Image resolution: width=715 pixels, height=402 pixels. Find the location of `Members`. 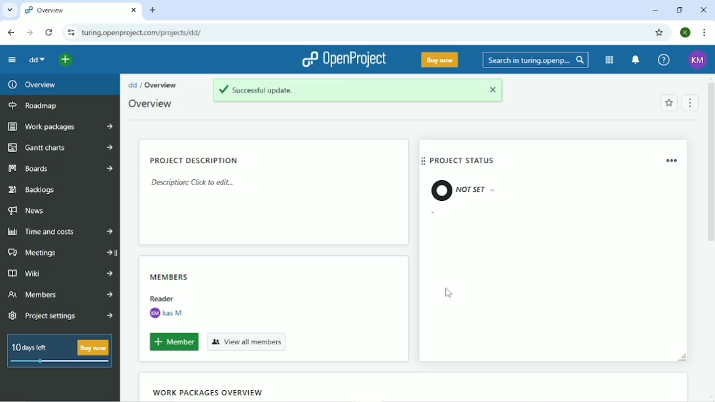

Members is located at coordinates (173, 276).